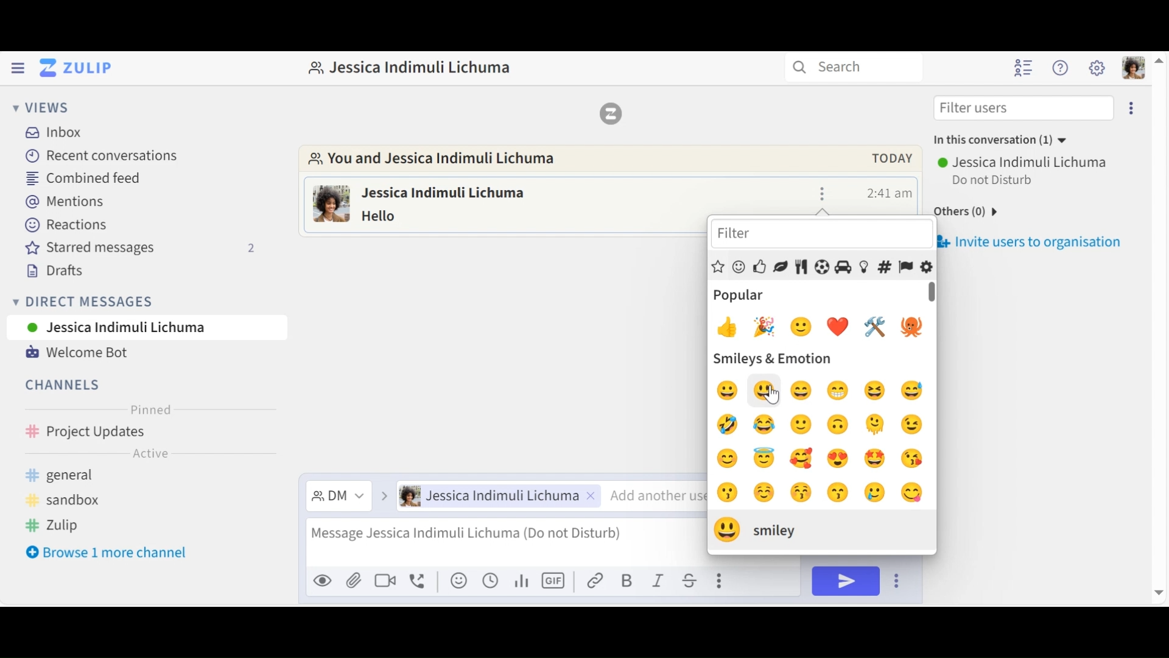 Image resolution: width=1169 pixels, height=658 pixels. Describe the element at coordinates (726, 494) in the screenshot. I see `pout` at that location.